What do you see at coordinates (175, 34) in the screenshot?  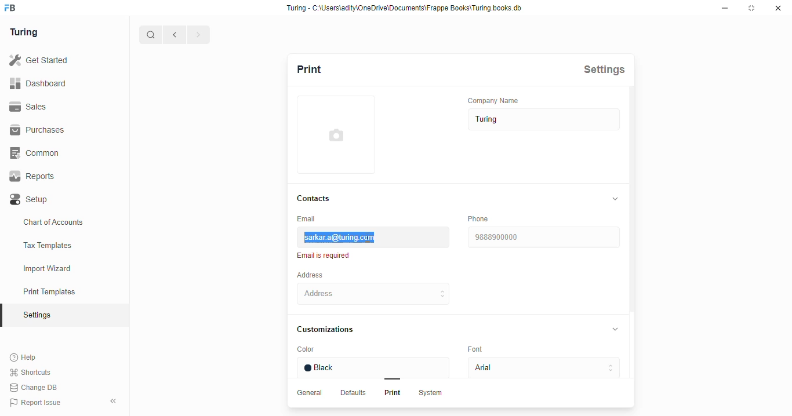 I see `go back` at bounding box center [175, 34].